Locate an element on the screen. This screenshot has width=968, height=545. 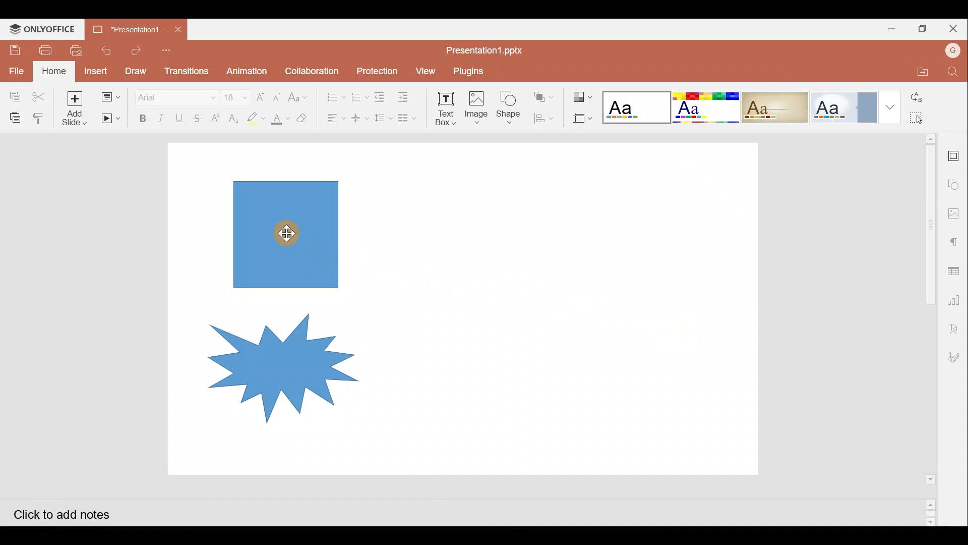
Copy style is located at coordinates (40, 117).